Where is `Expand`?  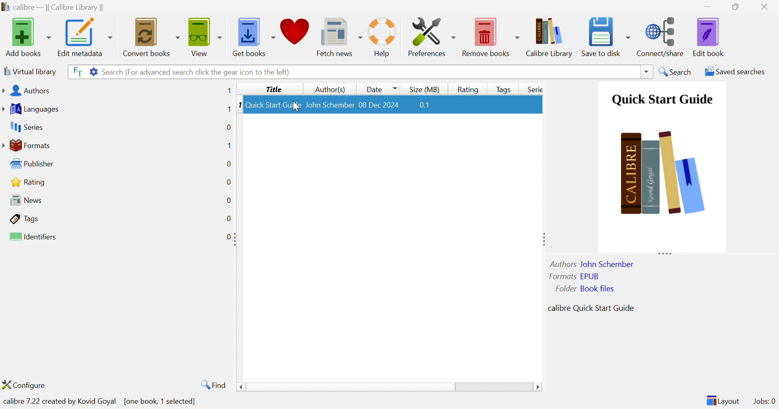
Expand is located at coordinates (235, 239).